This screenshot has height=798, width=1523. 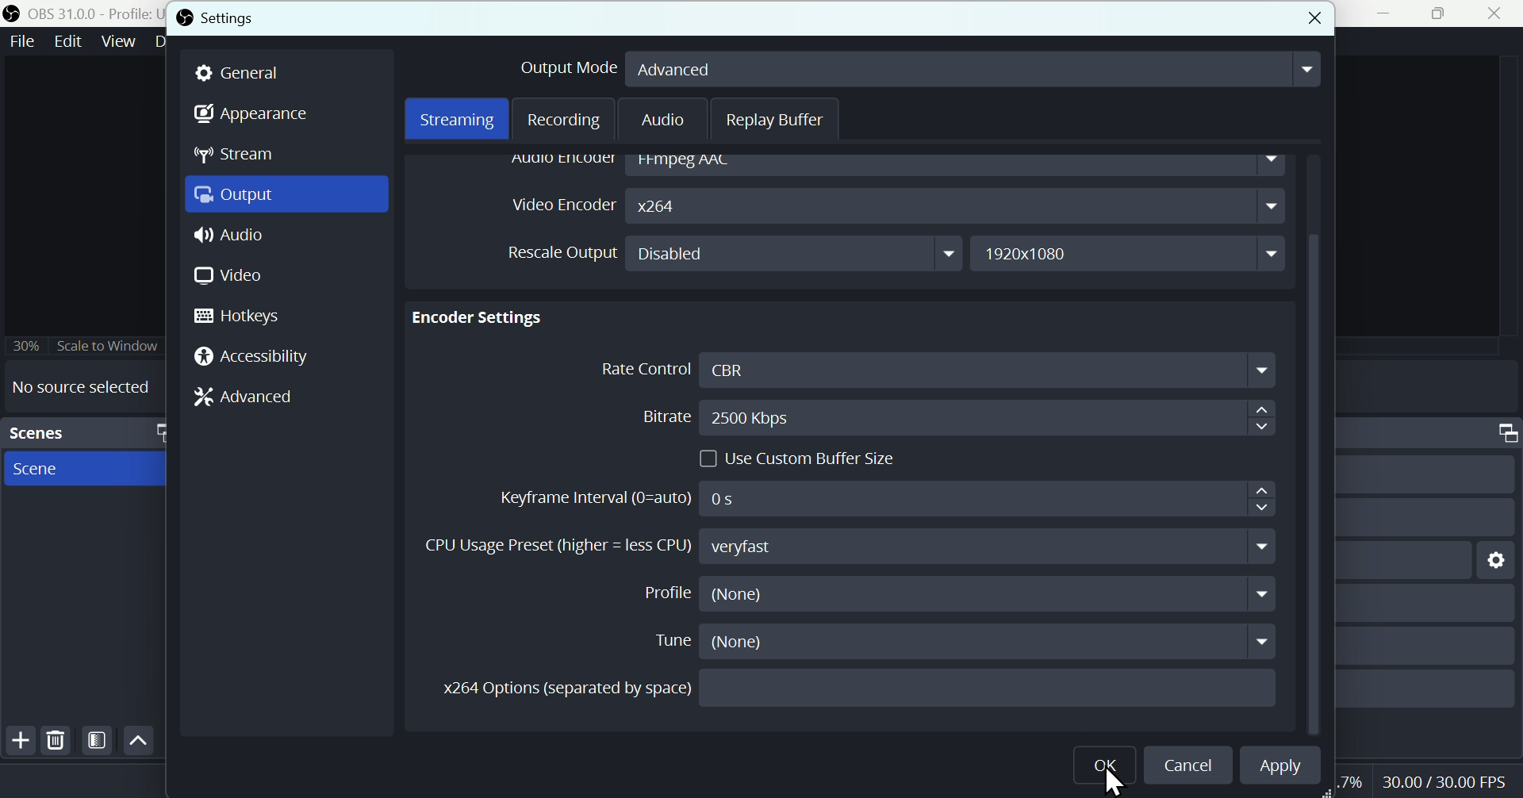 What do you see at coordinates (1314, 18) in the screenshot?
I see `cancel` at bounding box center [1314, 18].